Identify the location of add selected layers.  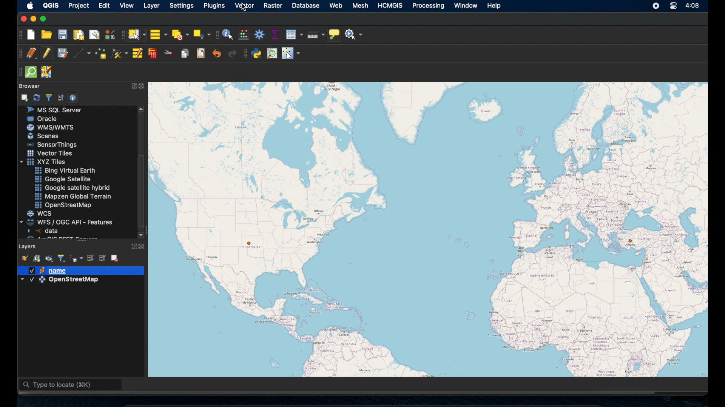
(25, 97).